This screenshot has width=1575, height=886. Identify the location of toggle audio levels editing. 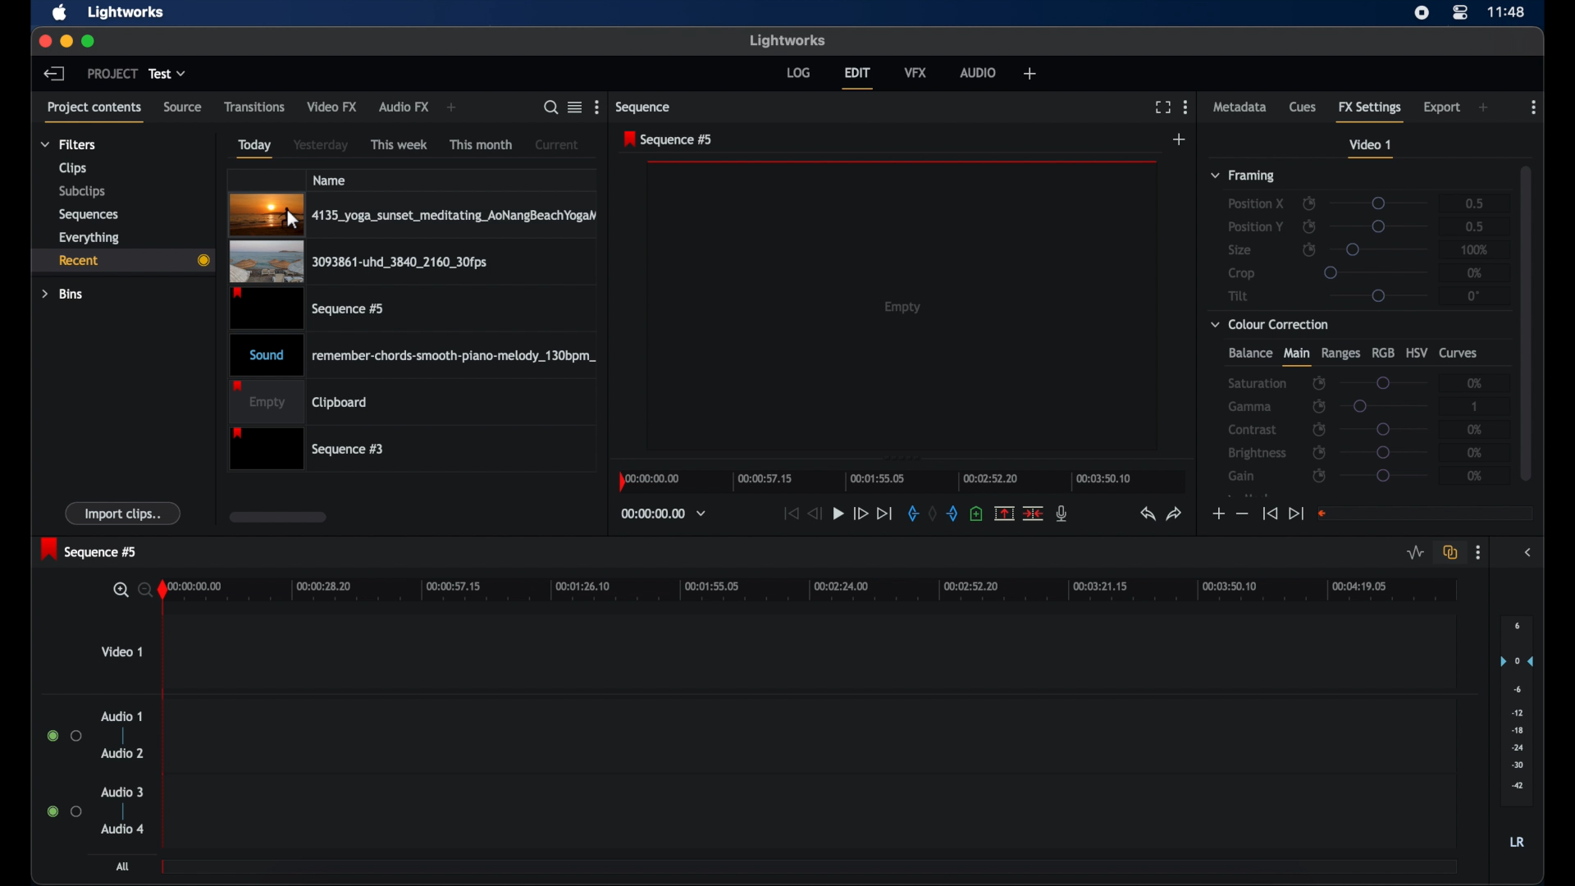
(1413, 551).